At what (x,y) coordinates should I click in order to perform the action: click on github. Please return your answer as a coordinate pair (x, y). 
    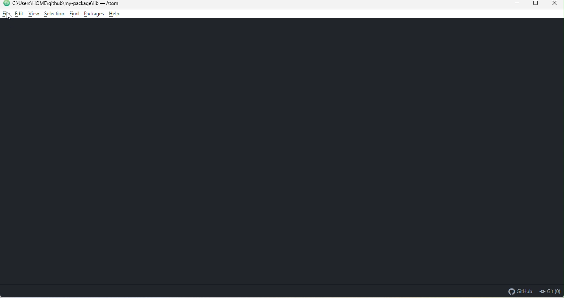
    Looking at the image, I should click on (519, 291).